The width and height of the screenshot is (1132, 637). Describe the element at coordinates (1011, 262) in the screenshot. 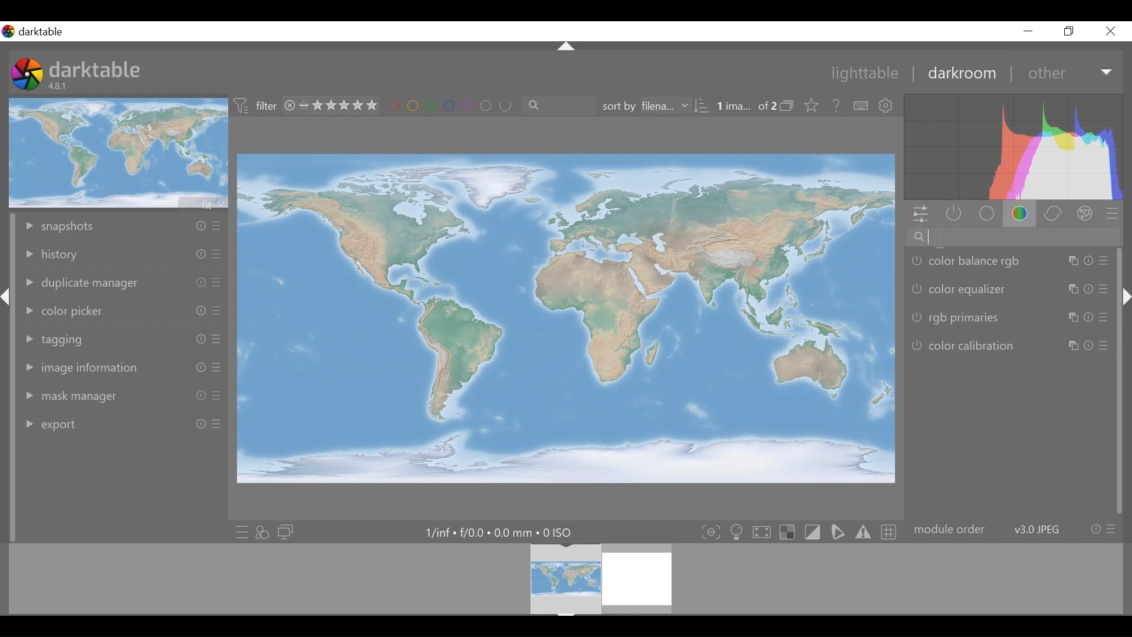

I see `color balance rgb` at that location.